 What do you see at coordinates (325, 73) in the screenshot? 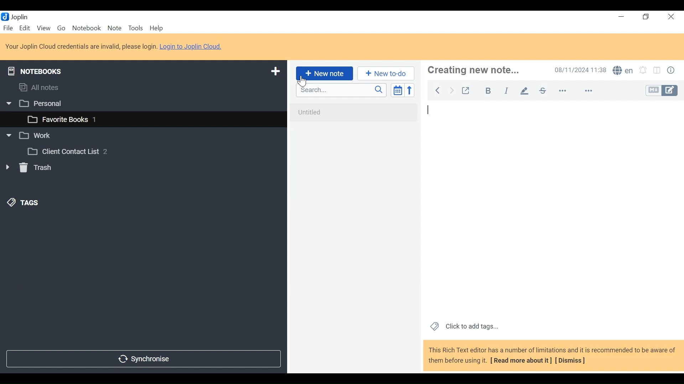
I see `New Note` at bounding box center [325, 73].